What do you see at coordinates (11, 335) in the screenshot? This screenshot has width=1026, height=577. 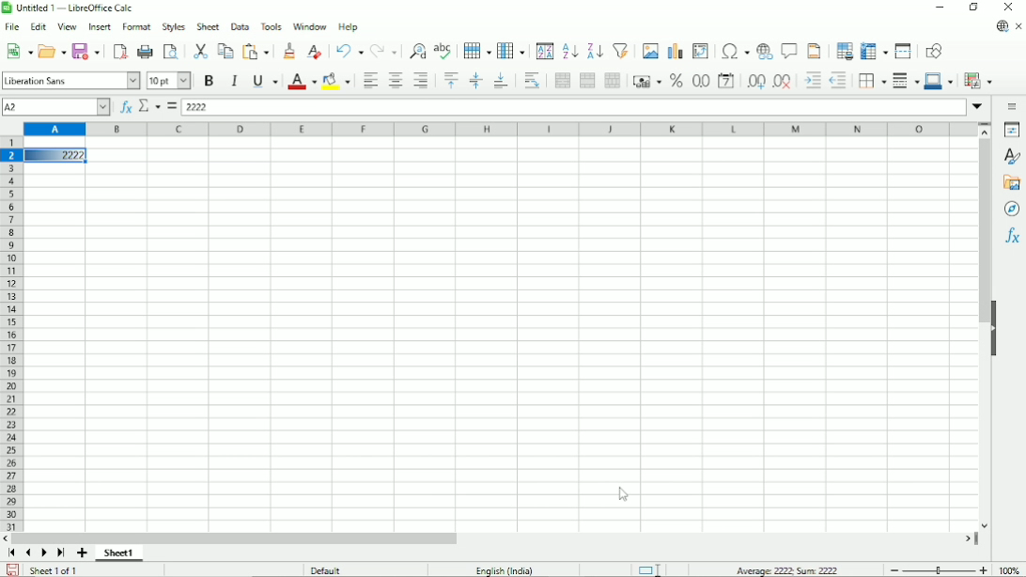 I see `Row headings ` at bounding box center [11, 335].